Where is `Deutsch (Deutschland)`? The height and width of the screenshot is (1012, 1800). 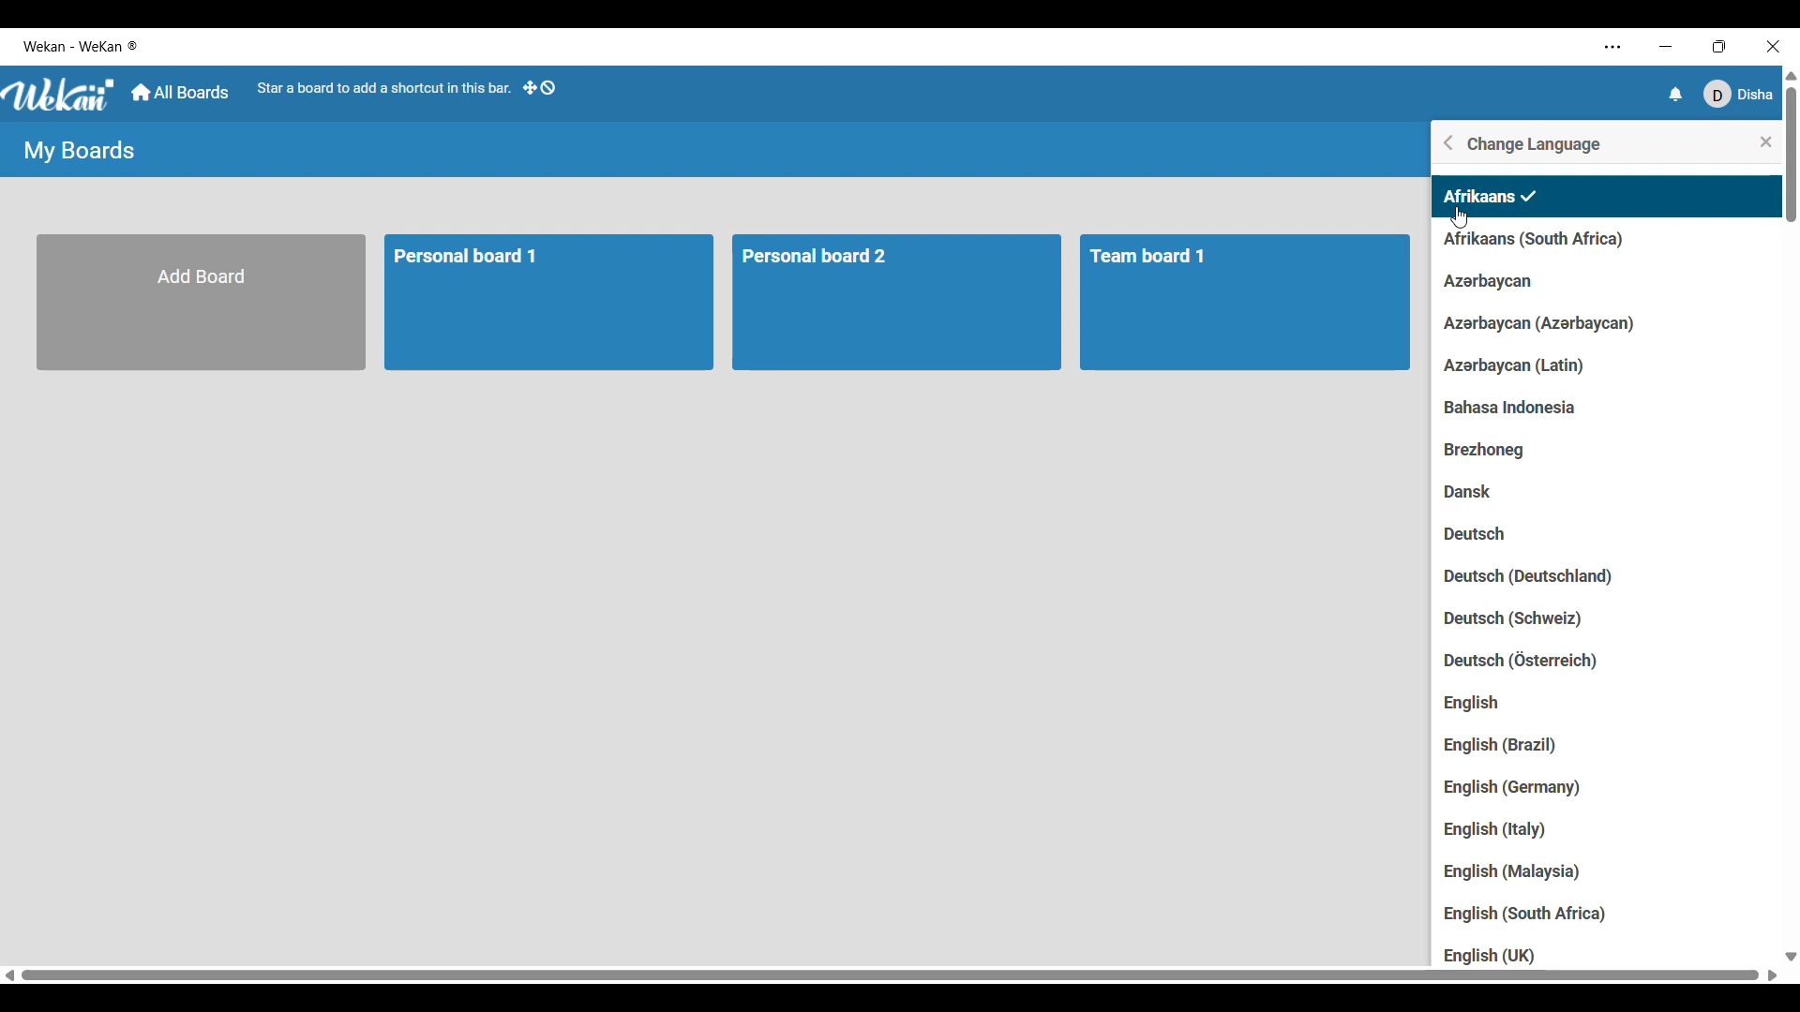
Deutsch (Deutschland) is located at coordinates (1534, 578).